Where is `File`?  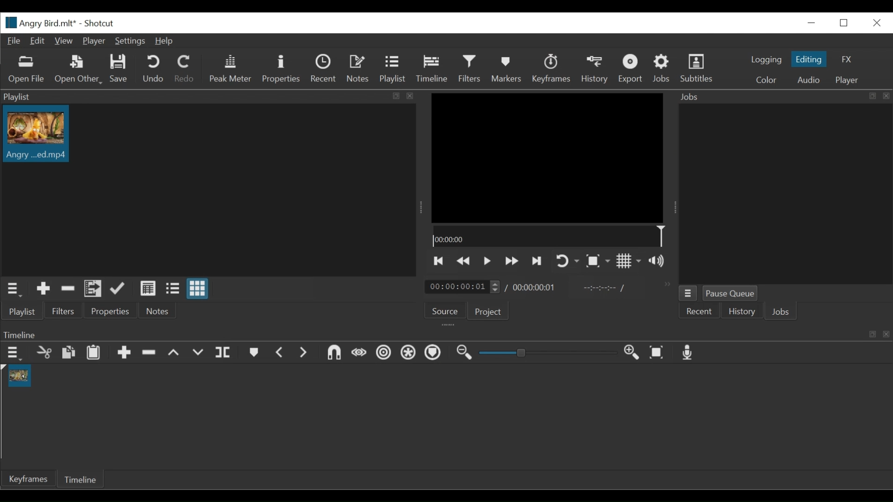 File is located at coordinates (13, 42).